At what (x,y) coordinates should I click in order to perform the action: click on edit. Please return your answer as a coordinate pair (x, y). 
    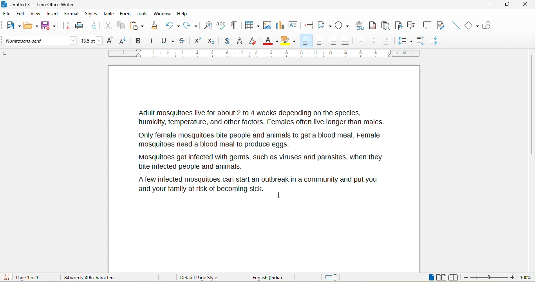
    Looking at the image, I should click on (21, 15).